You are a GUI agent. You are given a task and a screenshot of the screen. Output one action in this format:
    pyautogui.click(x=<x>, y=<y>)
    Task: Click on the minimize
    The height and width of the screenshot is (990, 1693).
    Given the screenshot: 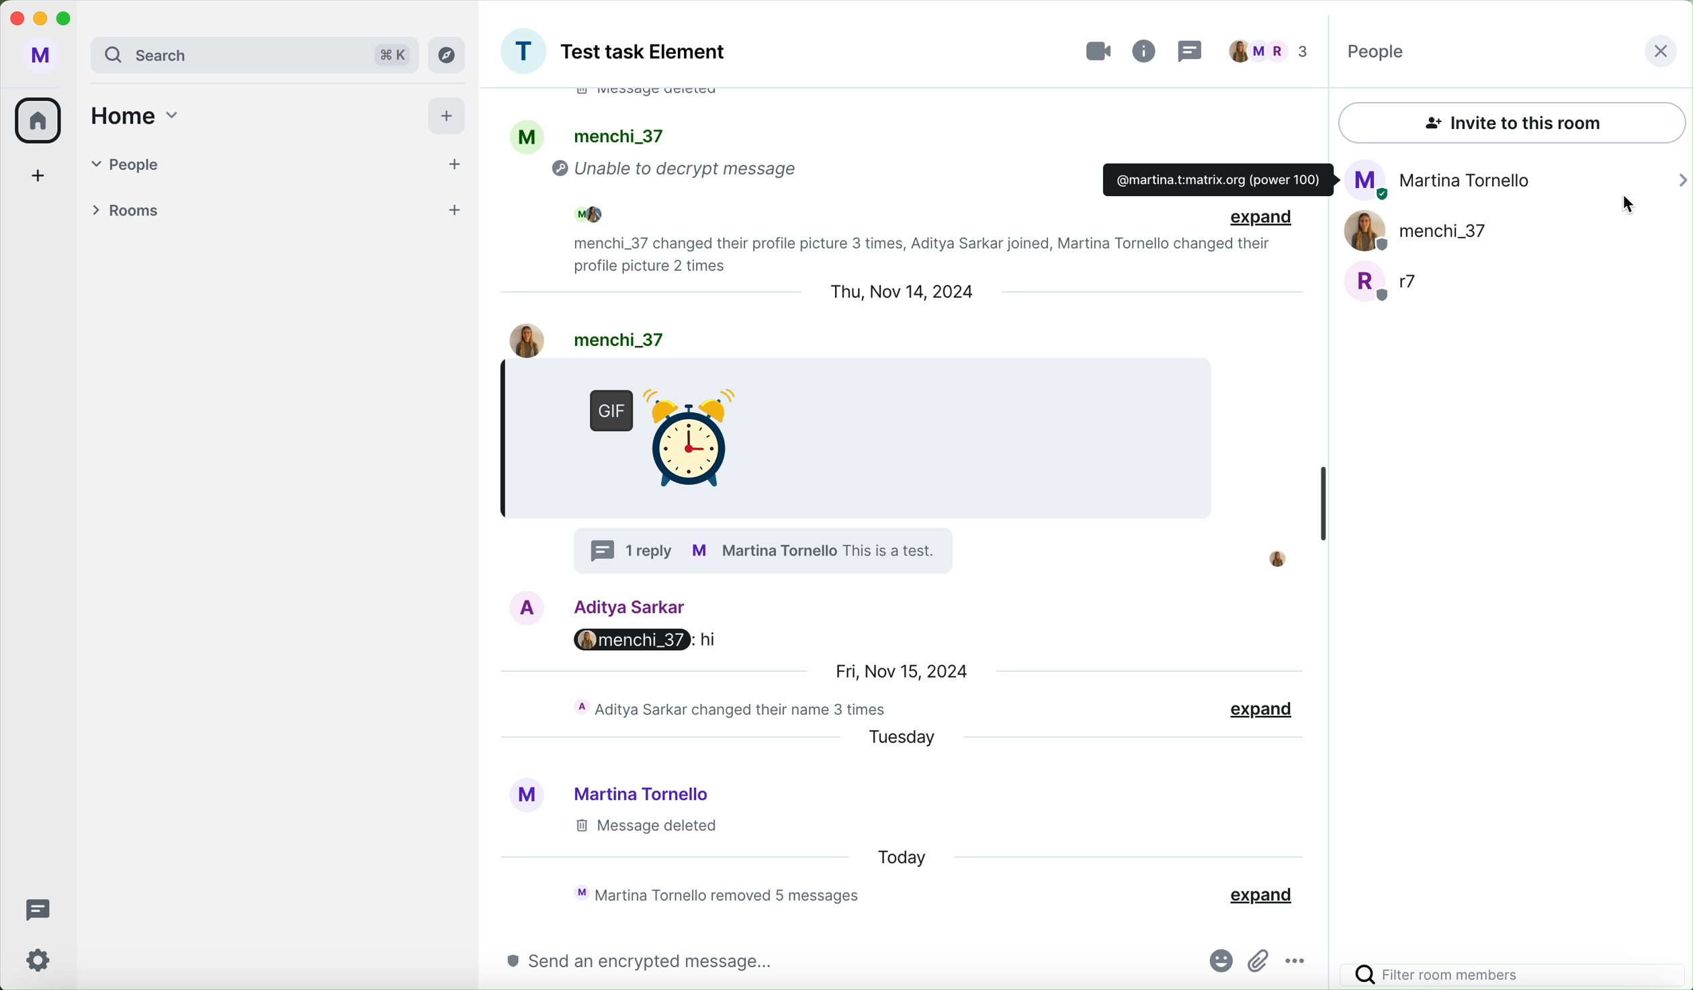 What is the action you would take?
    pyautogui.click(x=40, y=20)
    